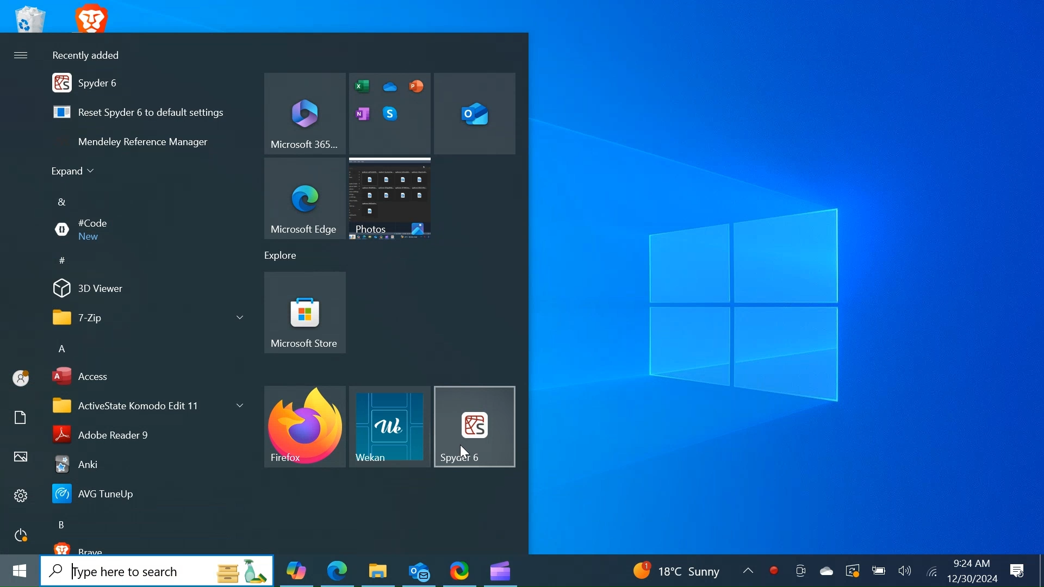 This screenshot has width=1044, height=587. What do you see at coordinates (827, 569) in the screenshot?
I see `OneDrive` at bounding box center [827, 569].